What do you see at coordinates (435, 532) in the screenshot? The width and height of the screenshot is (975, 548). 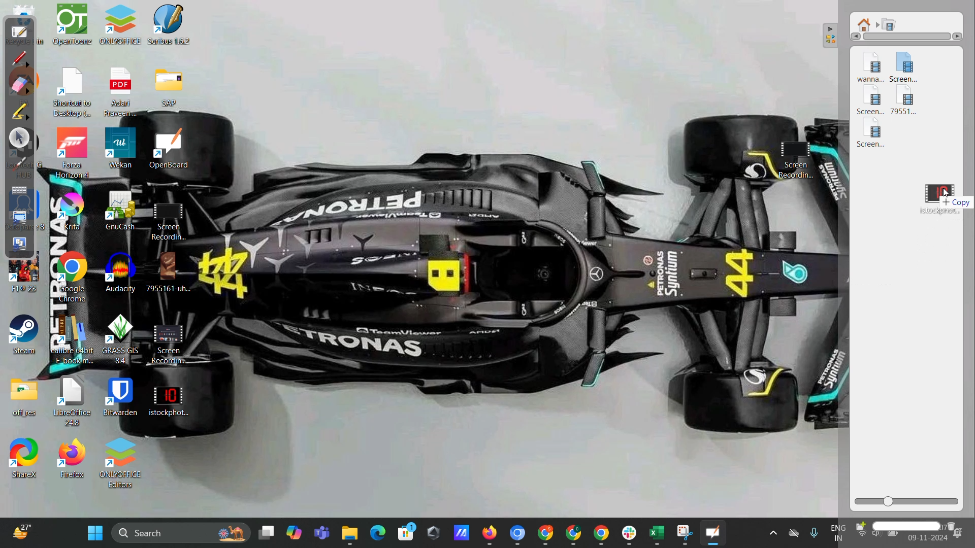 I see `shortcut on desktop taskbar` at bounding box center [435, 532].